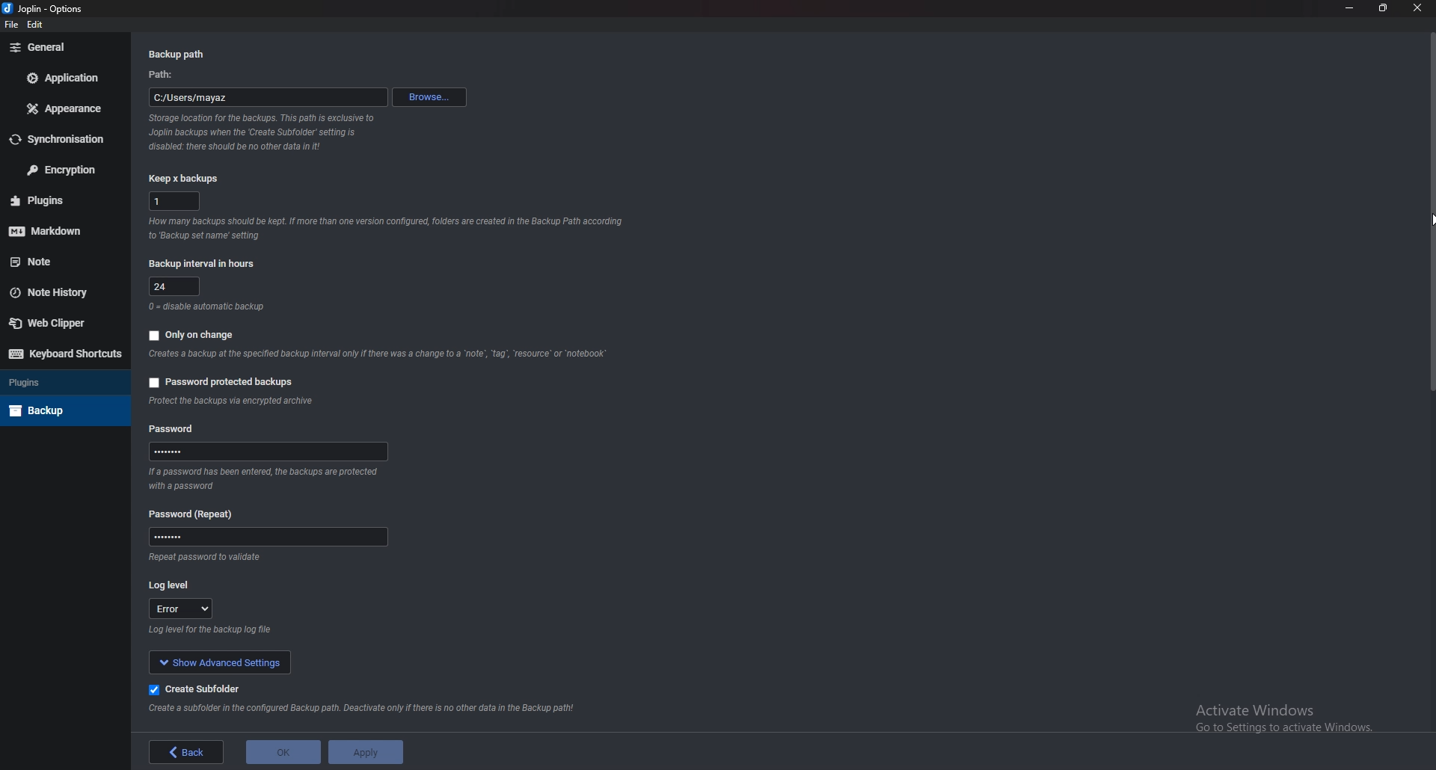 The height and width of the screenshot is (770, 1436). Describe the element at coordinates (196, 514) in the screenshot. I see `Password (repeat)` at that location.